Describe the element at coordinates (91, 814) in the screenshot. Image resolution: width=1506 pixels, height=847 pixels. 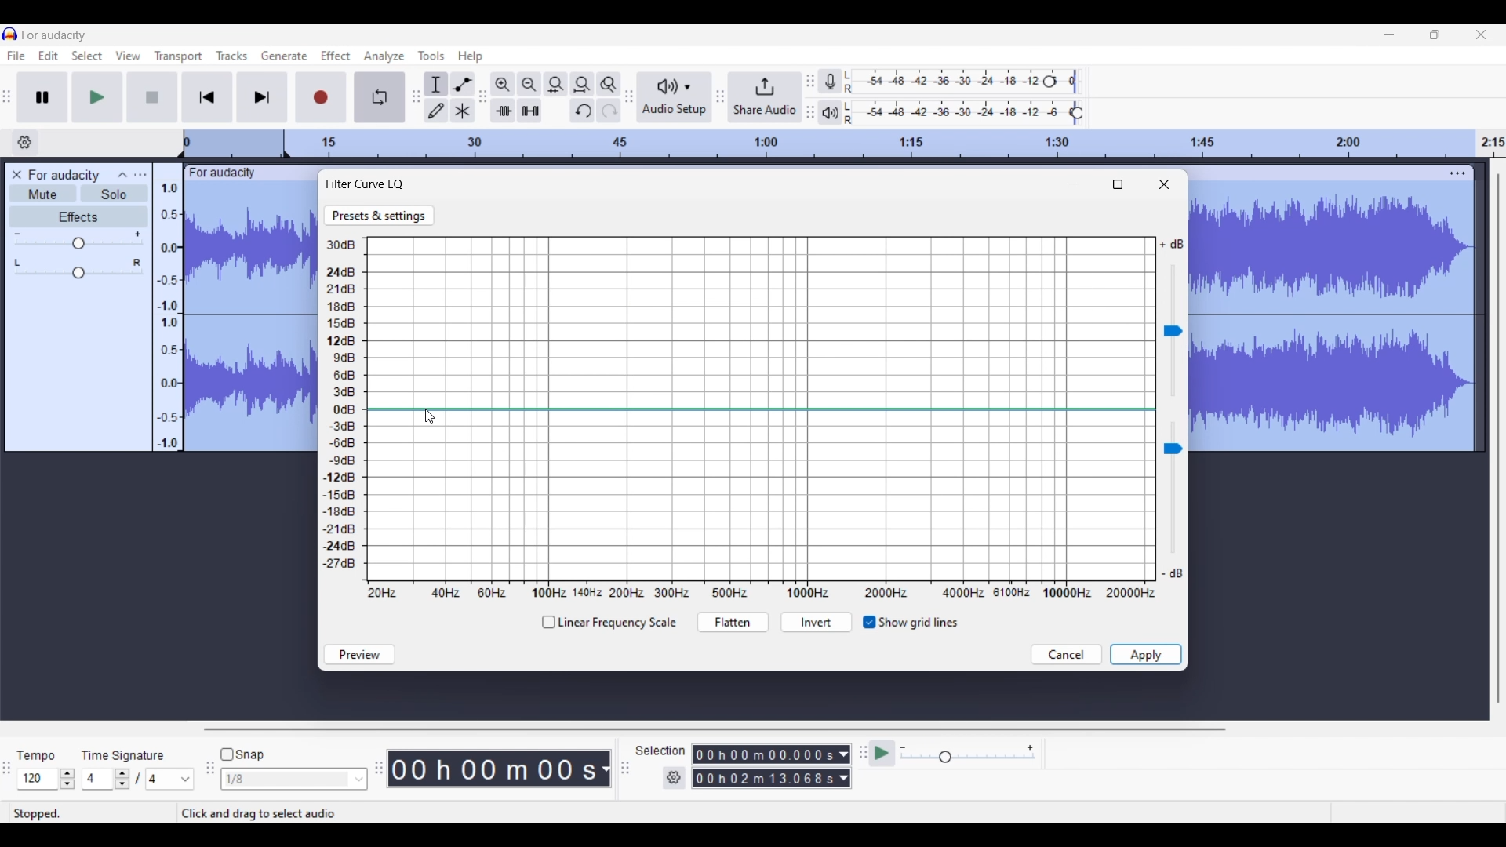
I see `Status of current recording` at that location.